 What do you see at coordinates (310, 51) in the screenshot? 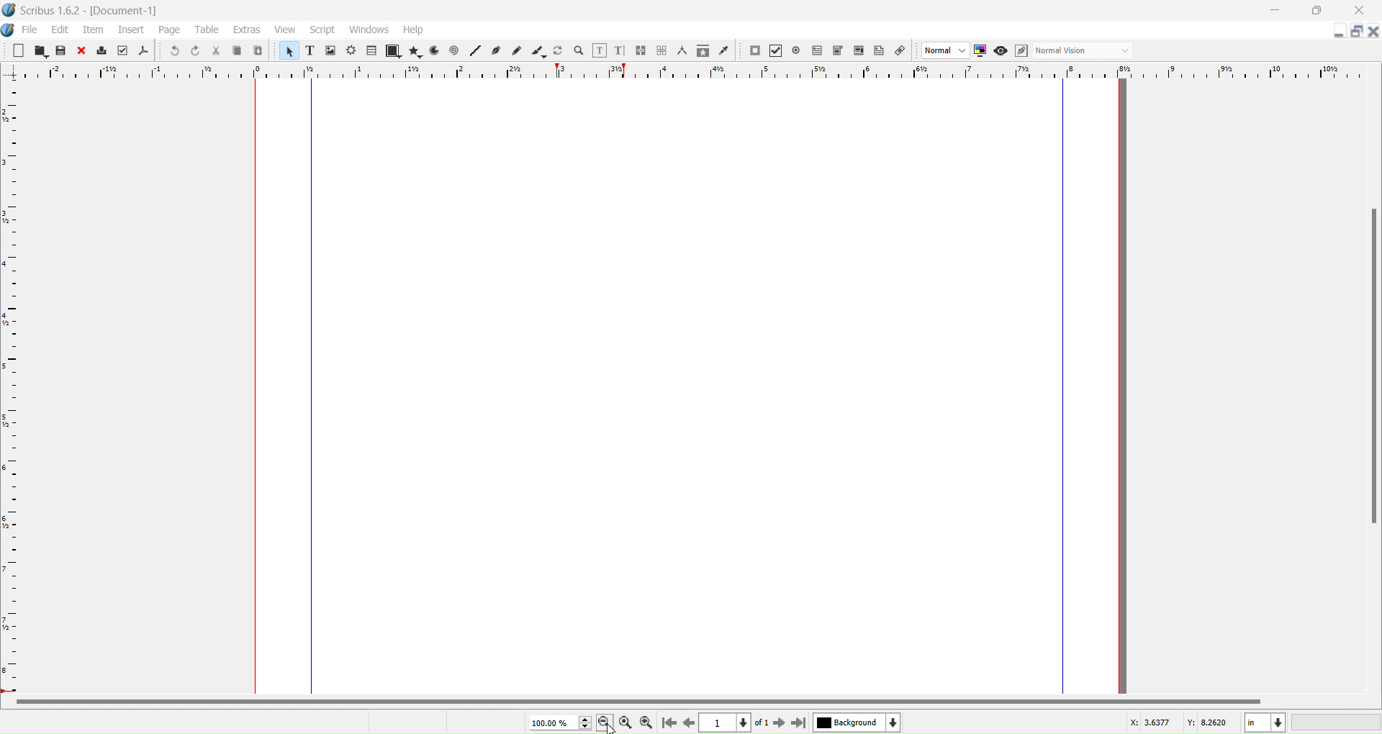
I see `Text Frame` at bounding box center [310, 51].